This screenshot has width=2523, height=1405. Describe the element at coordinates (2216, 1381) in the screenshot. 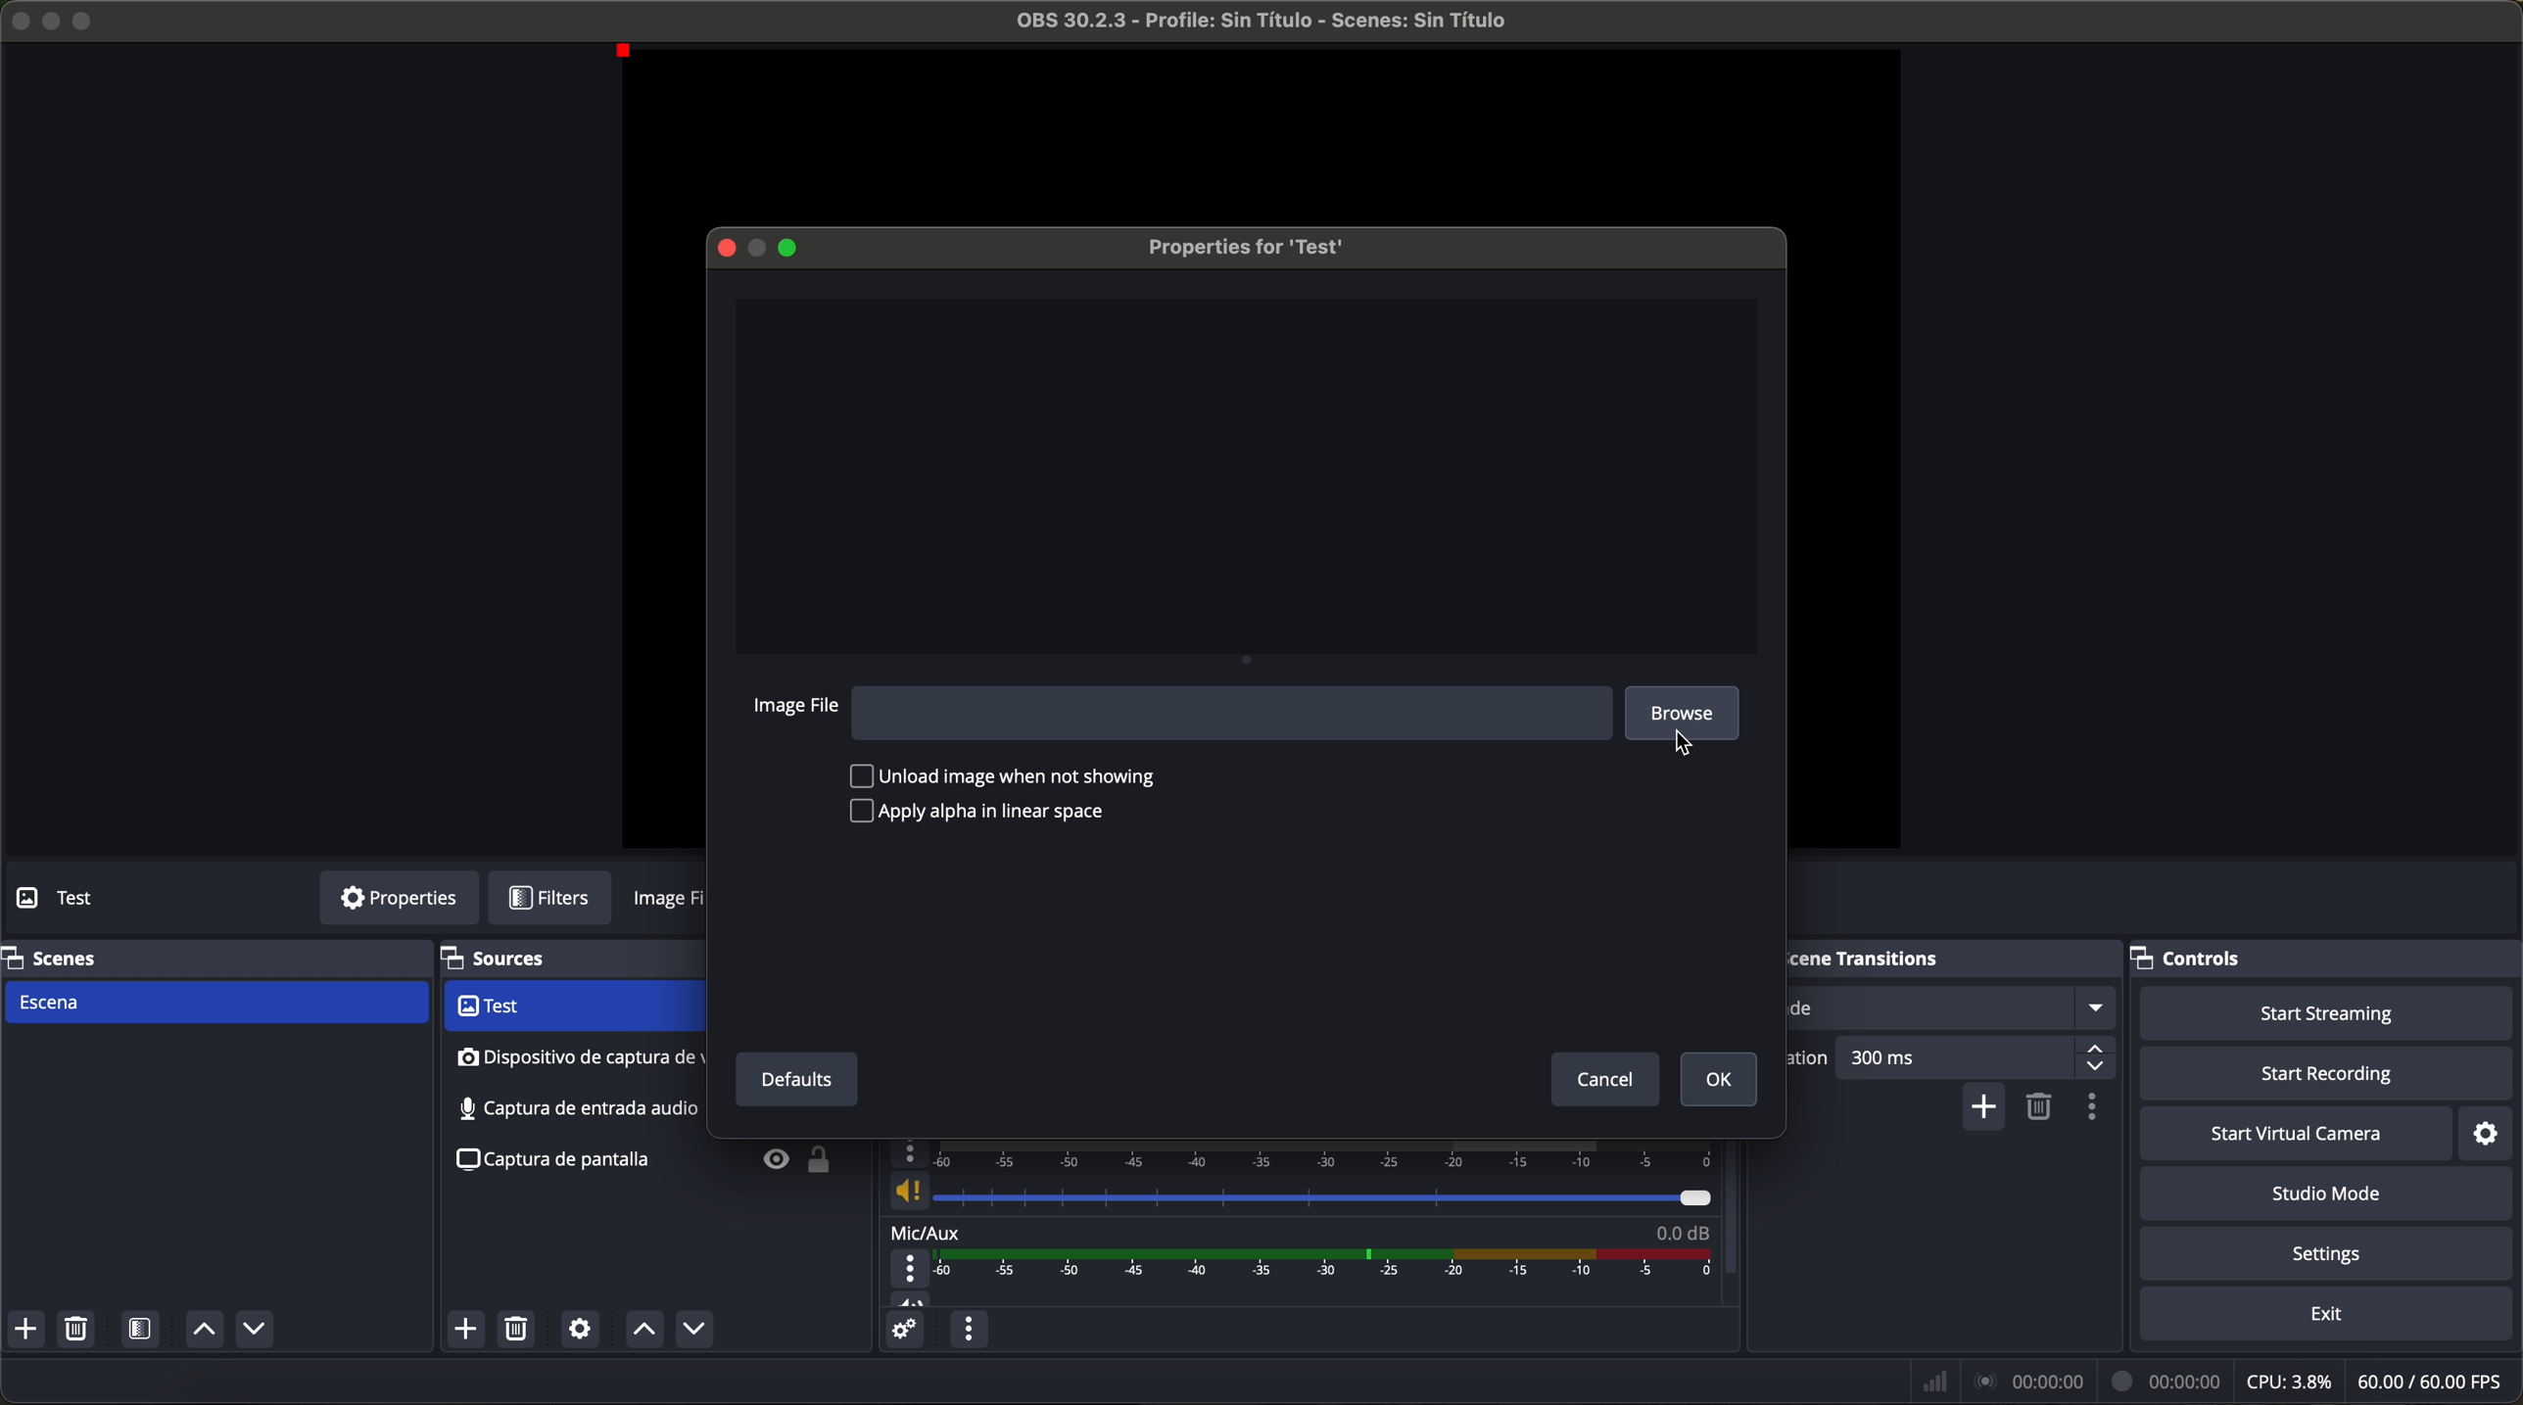

I see `data` at that location.